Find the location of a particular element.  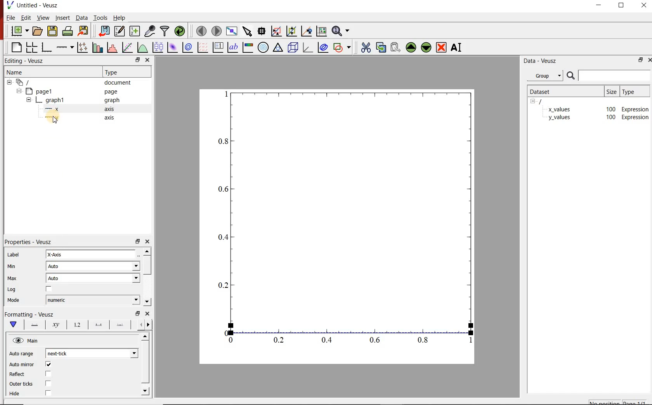

min is located at coordinates (11, 268).